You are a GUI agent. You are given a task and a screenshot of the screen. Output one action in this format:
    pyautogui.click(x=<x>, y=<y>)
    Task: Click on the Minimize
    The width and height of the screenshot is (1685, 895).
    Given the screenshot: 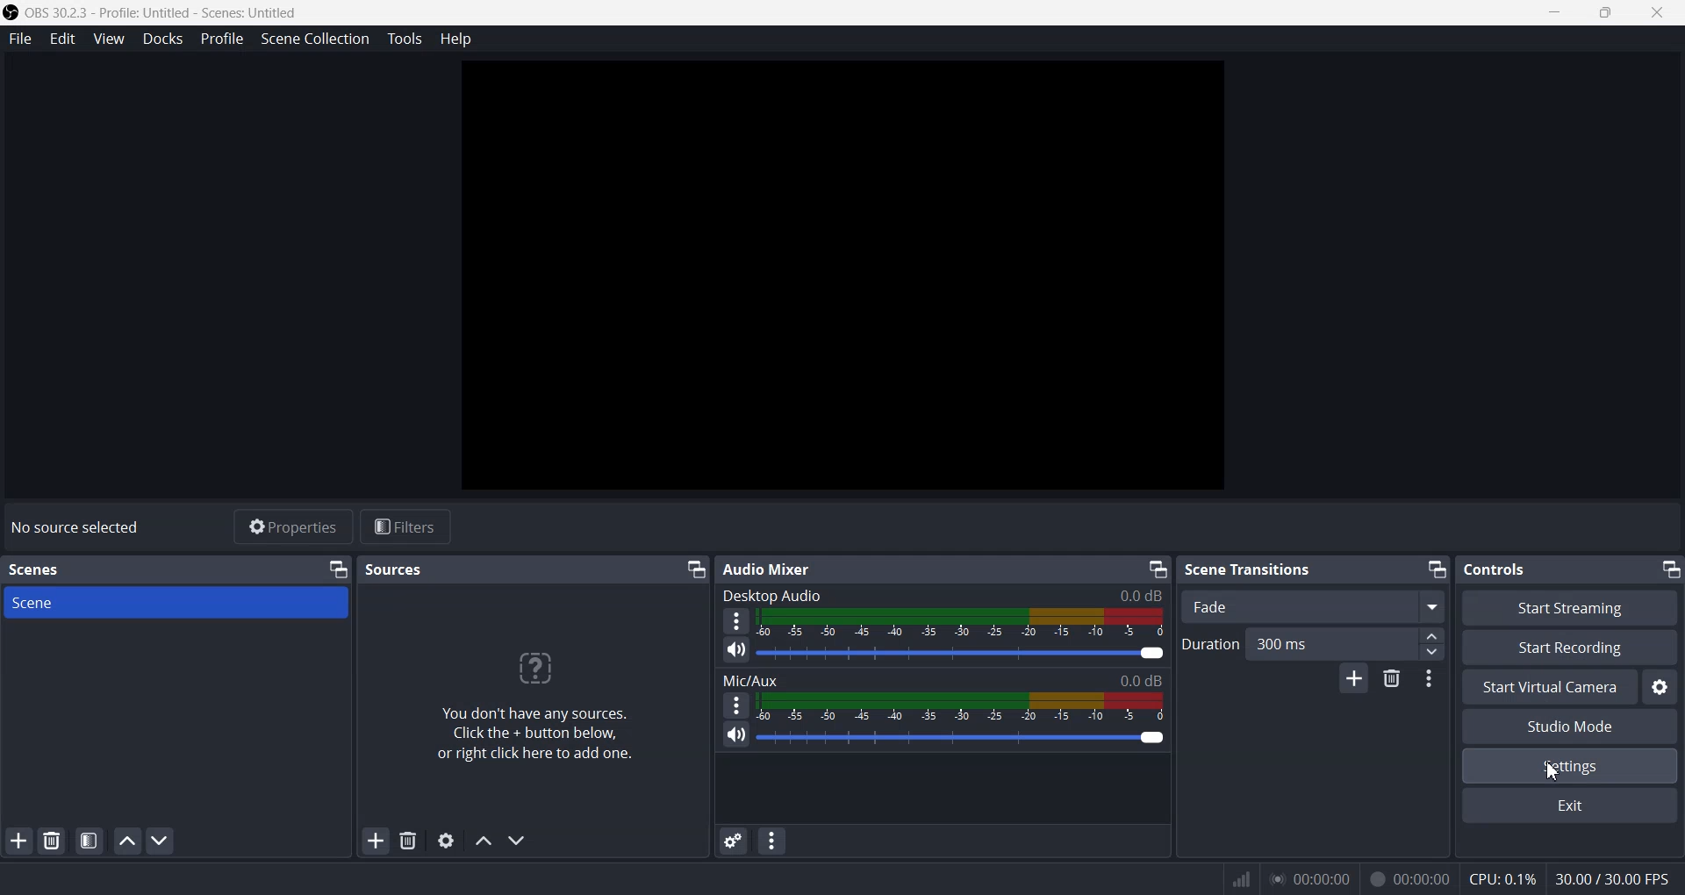 What is the action you would take?
    pyautogui.click(x=1435, y=569)
    